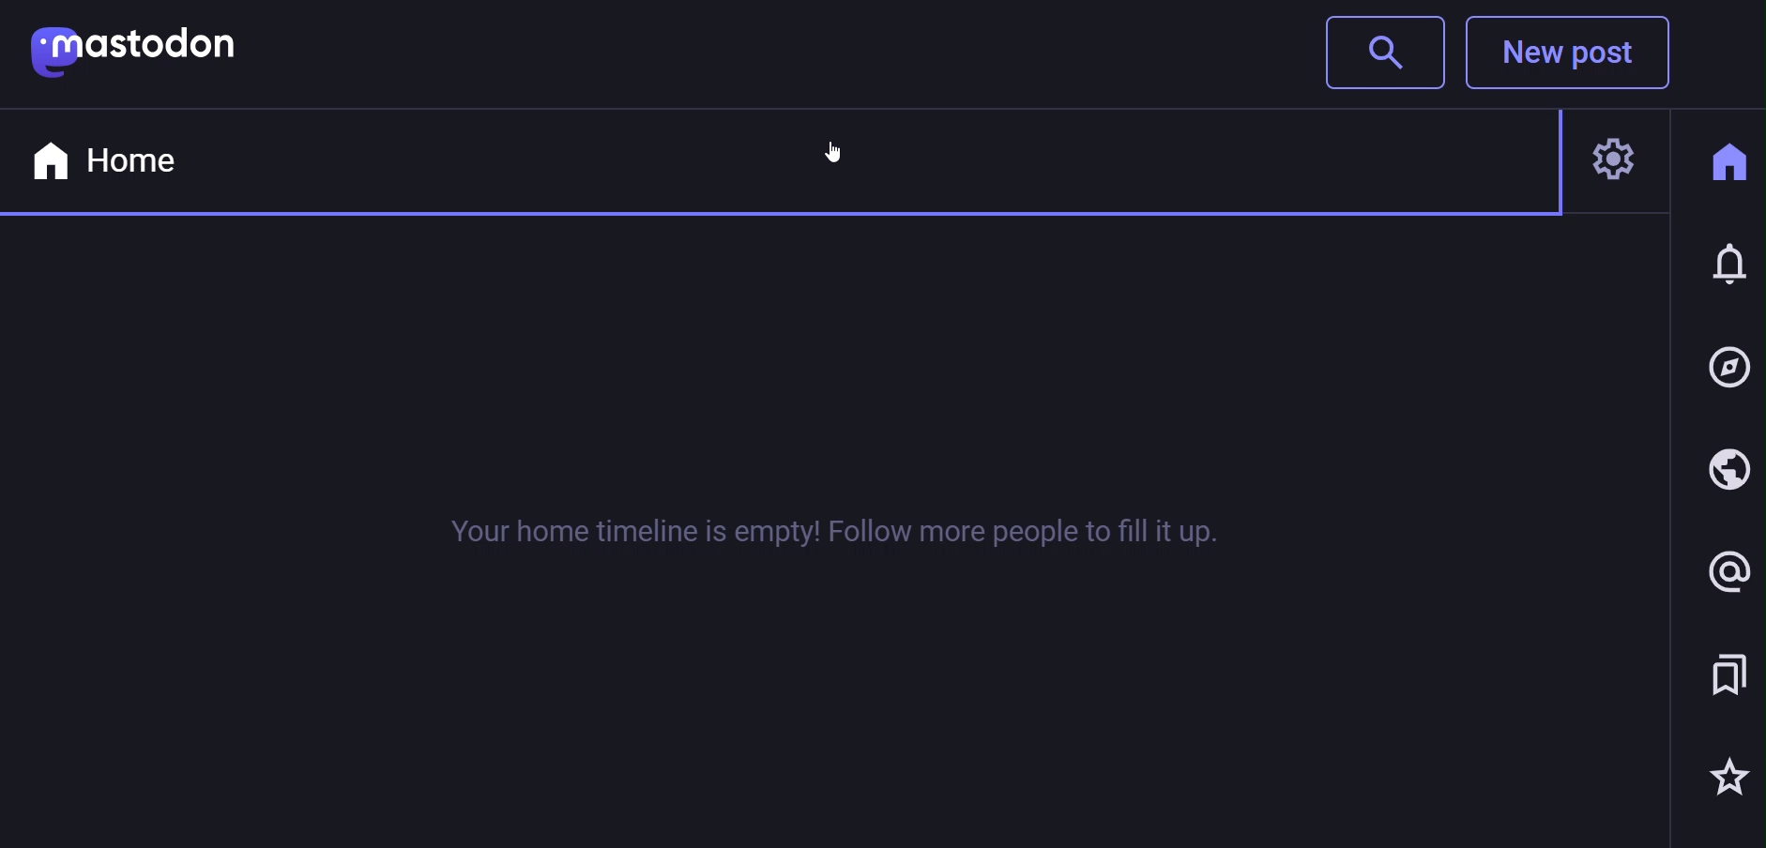 The height and width of the screenshot is (848, 1766). Describe the element at coordinates (1725, 676) in the screenshot. I see `bookmark` at that location.